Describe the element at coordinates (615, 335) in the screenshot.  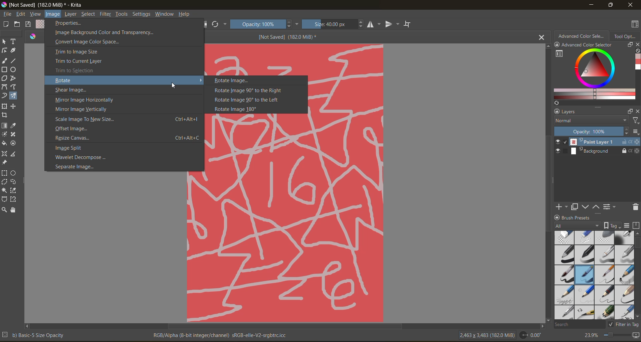
I see `zoom ` at that location.